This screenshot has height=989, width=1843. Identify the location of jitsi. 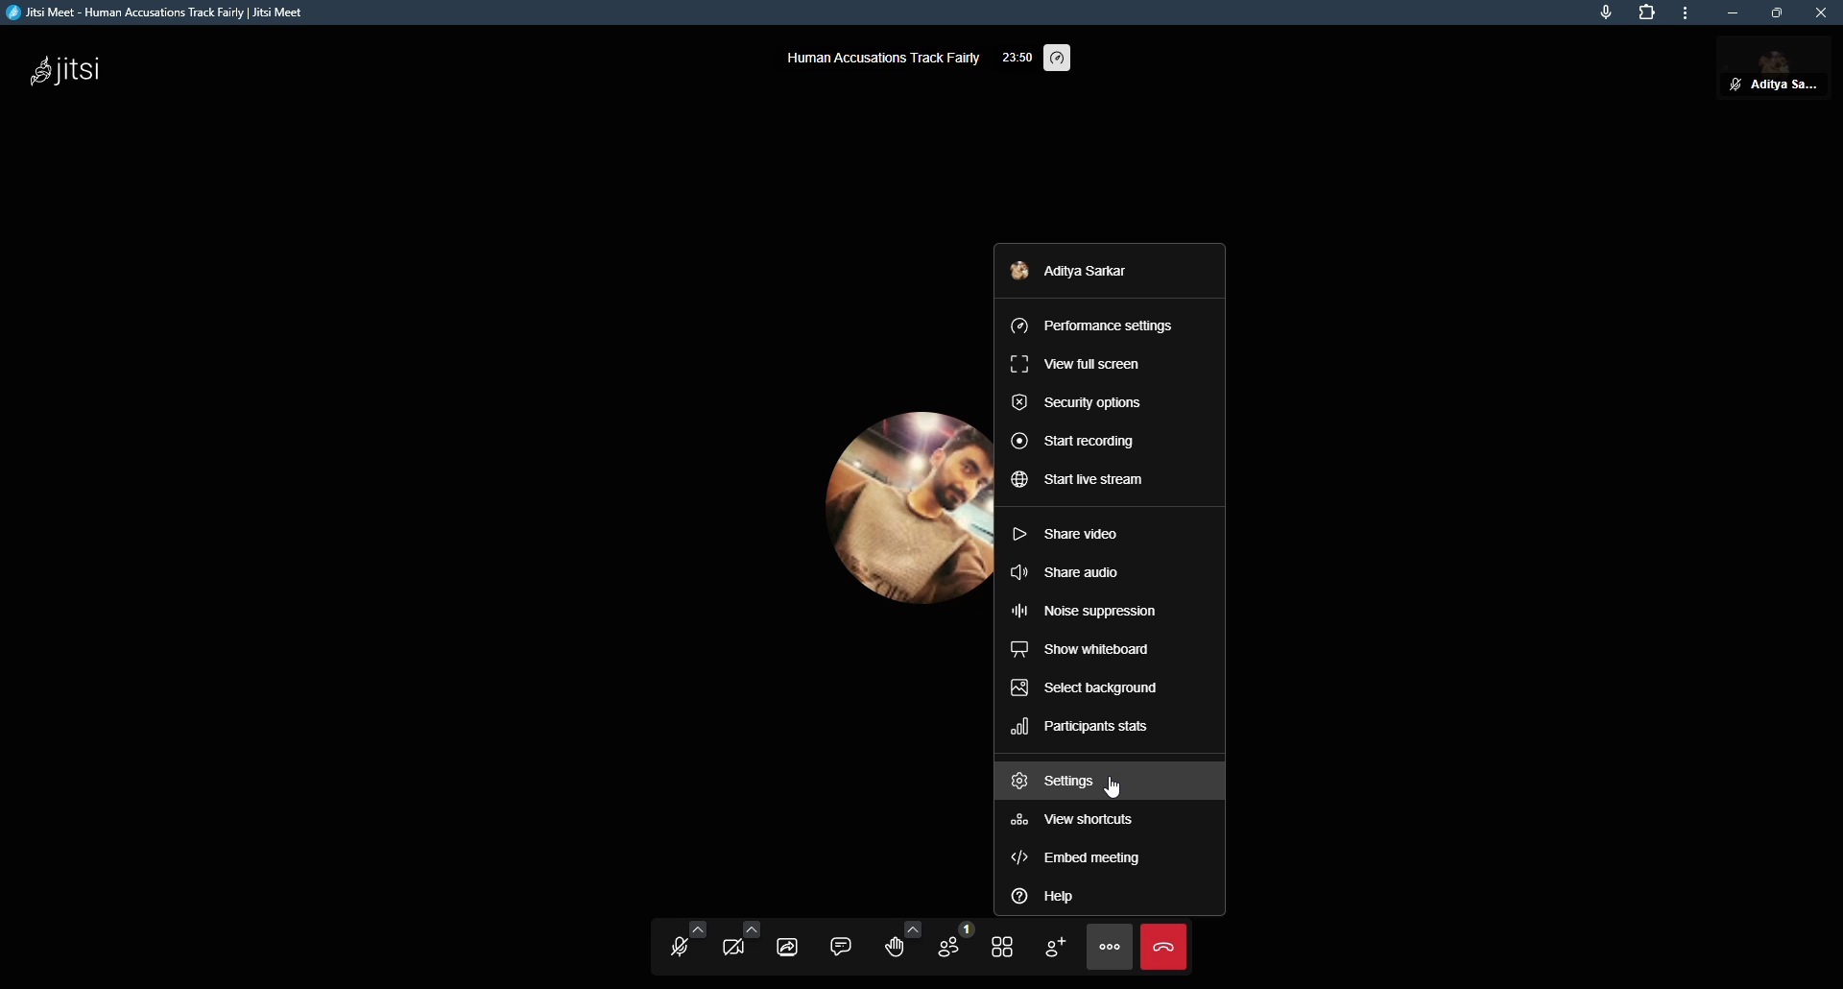
(165, 12).